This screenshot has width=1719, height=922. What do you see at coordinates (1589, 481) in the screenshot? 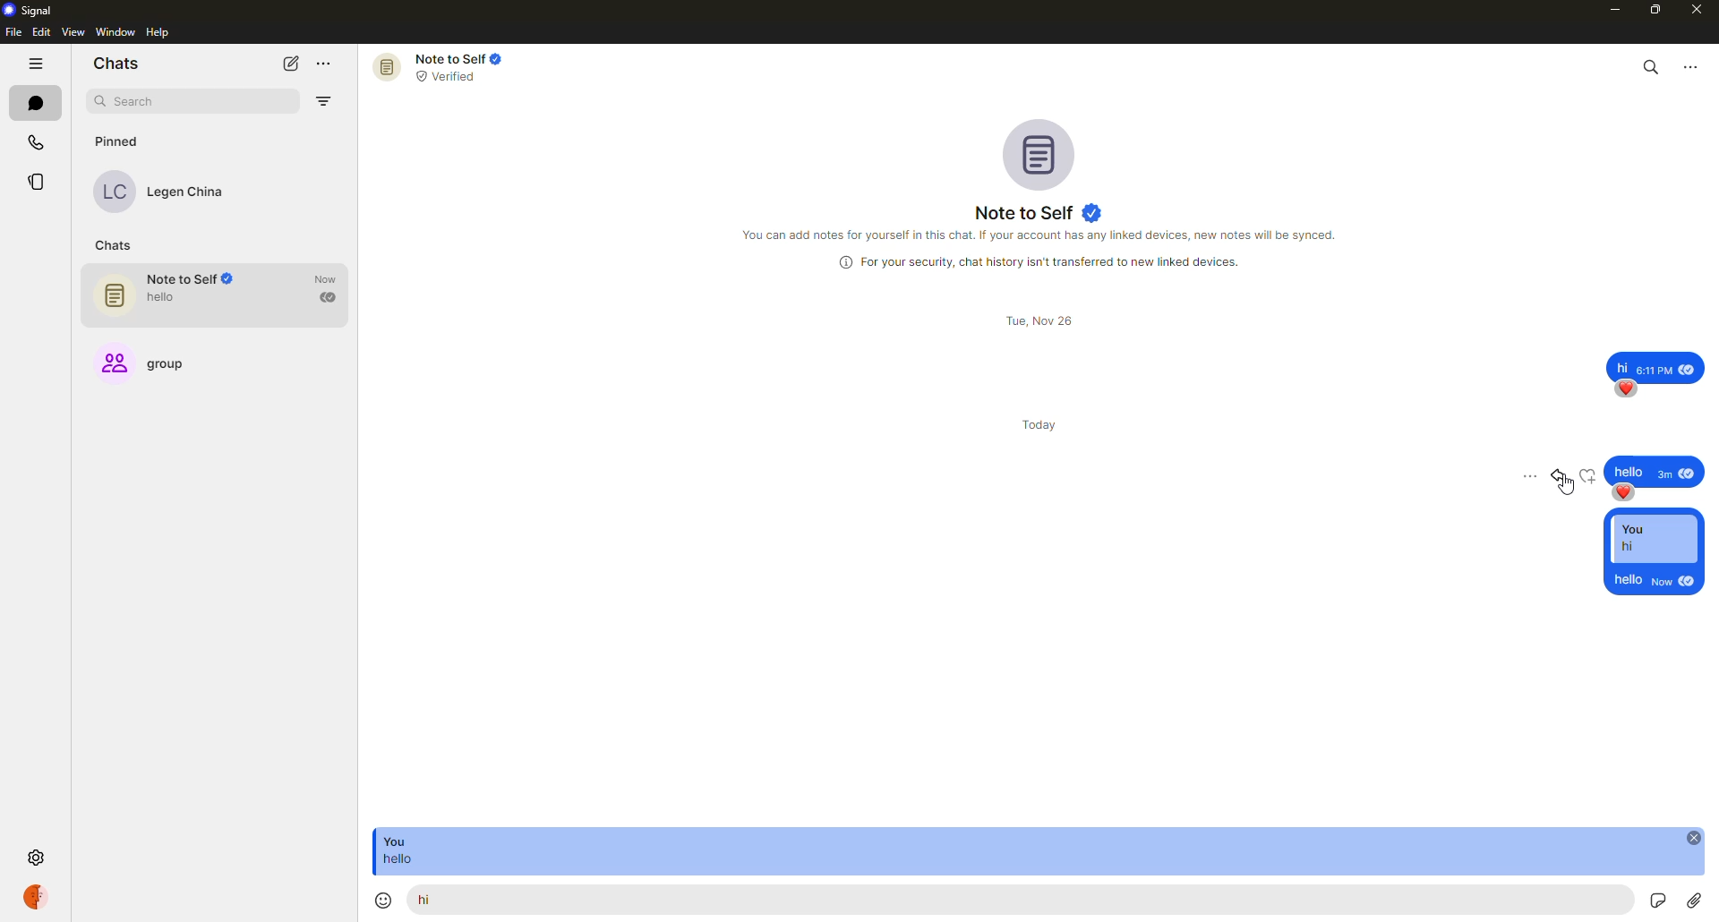
I see `reaction` at bounding box center [1589, 481].